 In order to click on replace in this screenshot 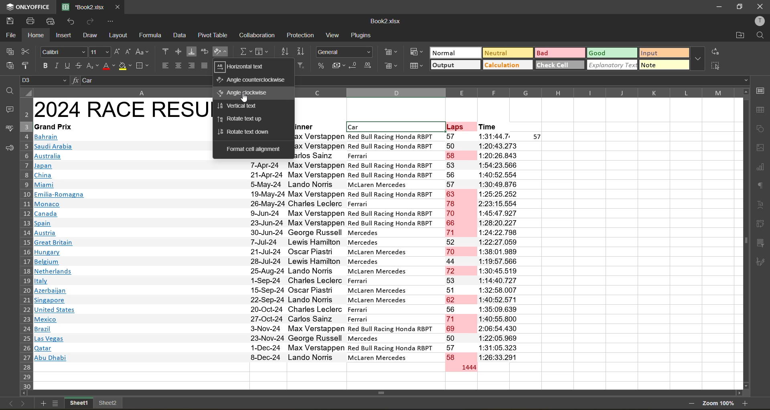, I will do `click(715, 52)`.